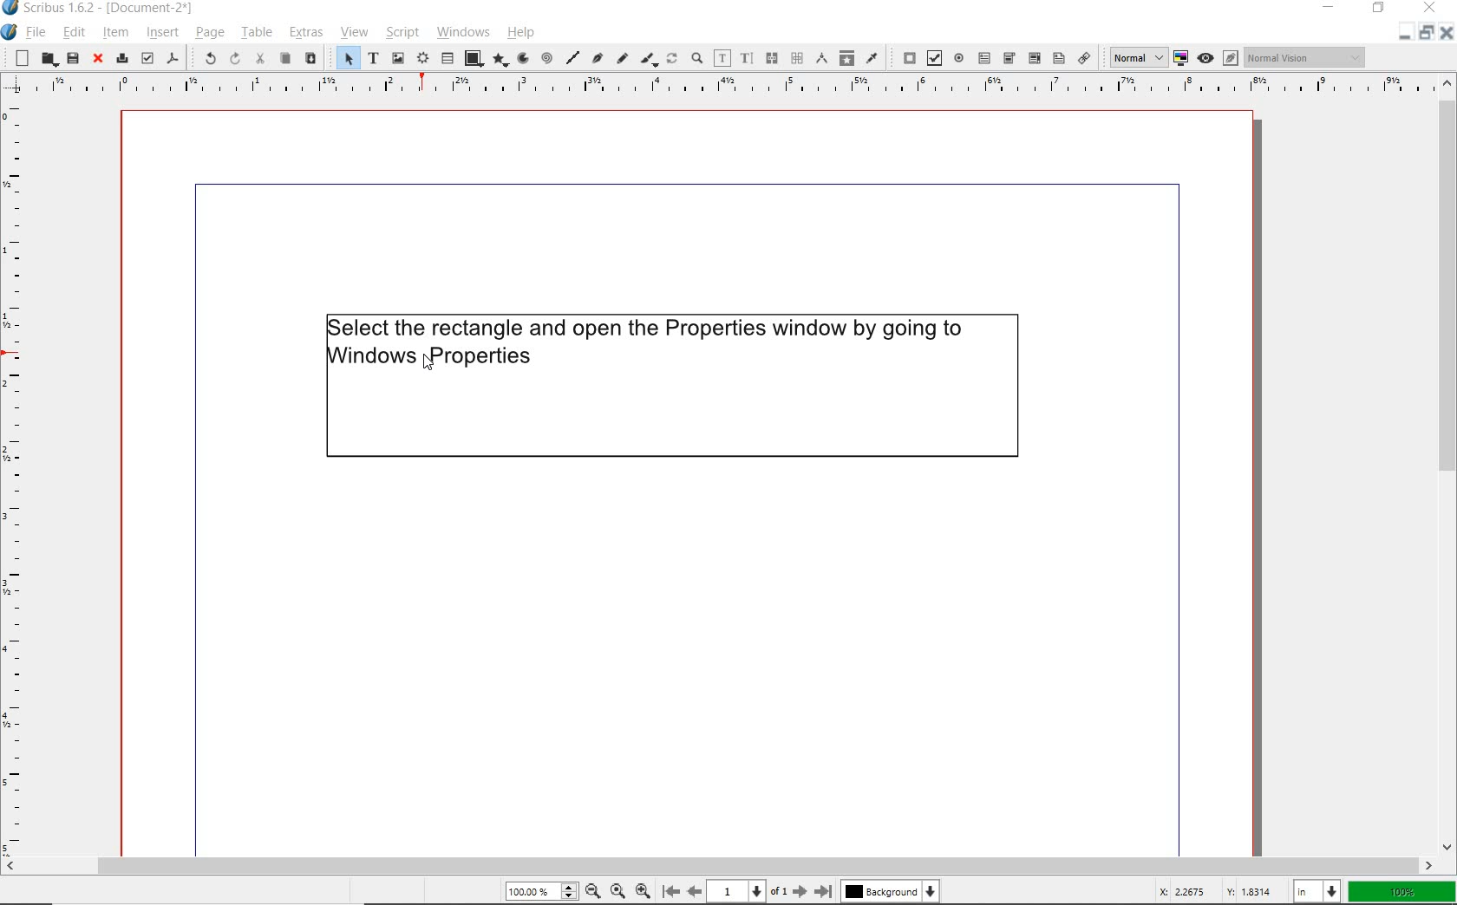 This screenshot has height=905, width=1457. I want to click on pdf check box, so click(933, 57).